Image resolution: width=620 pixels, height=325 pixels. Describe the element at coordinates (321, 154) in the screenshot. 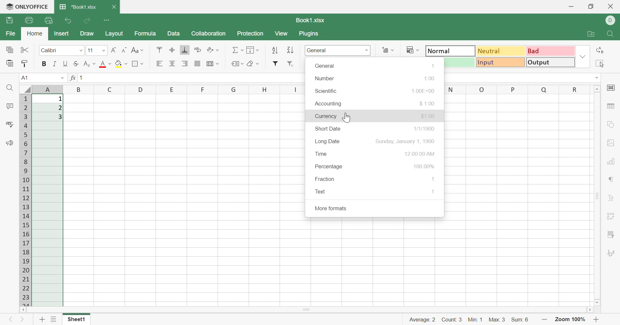

I see `Time` at that location.